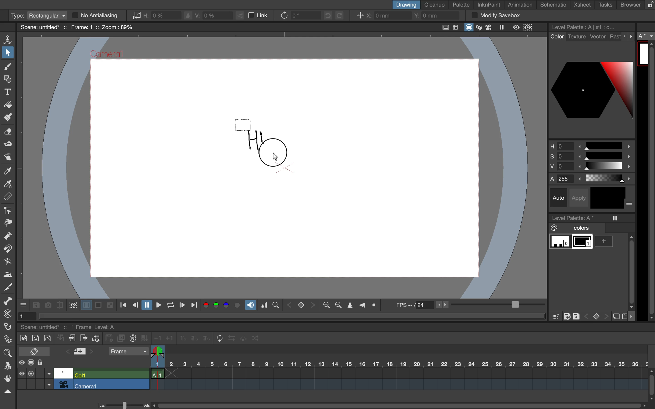 This screenshot has width=655, height=409. Describe the element at coordinates (575, 217) in the screenshot. I see `level palette a` at that location.